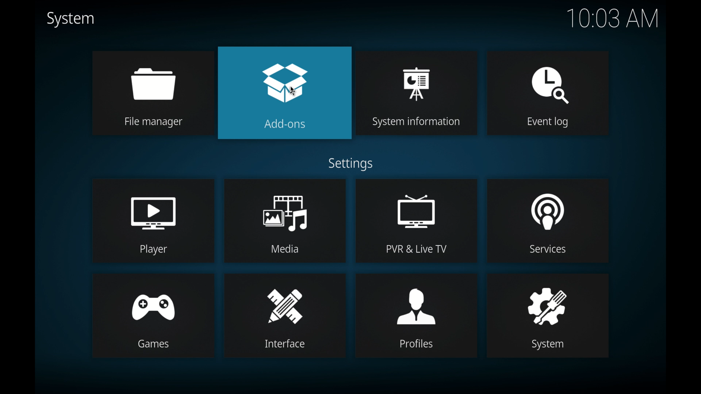 This screenshot has height=394, width=701. What do you see at coordinates (285, 315) in the screenshot?
I see `interface` at bounding box center [285, 315].